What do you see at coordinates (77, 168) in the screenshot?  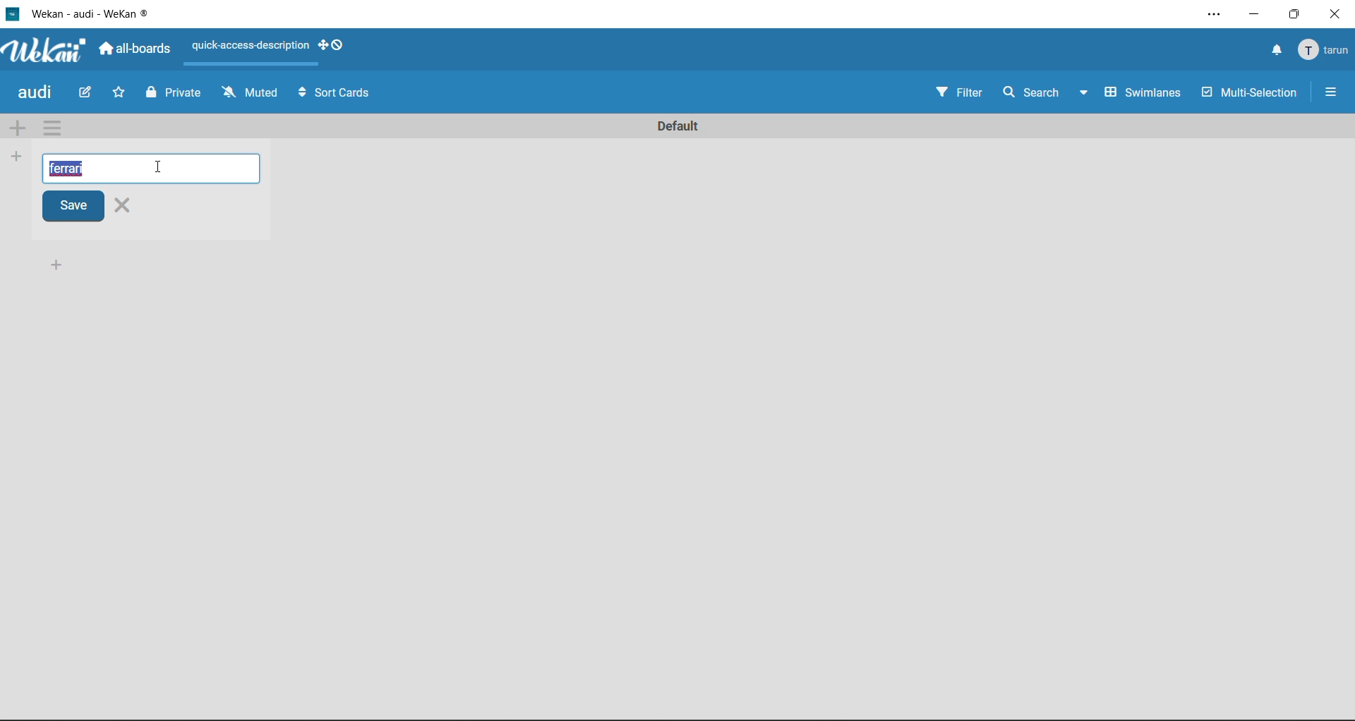 I see `ferrari` at bounding box center [77, 168].